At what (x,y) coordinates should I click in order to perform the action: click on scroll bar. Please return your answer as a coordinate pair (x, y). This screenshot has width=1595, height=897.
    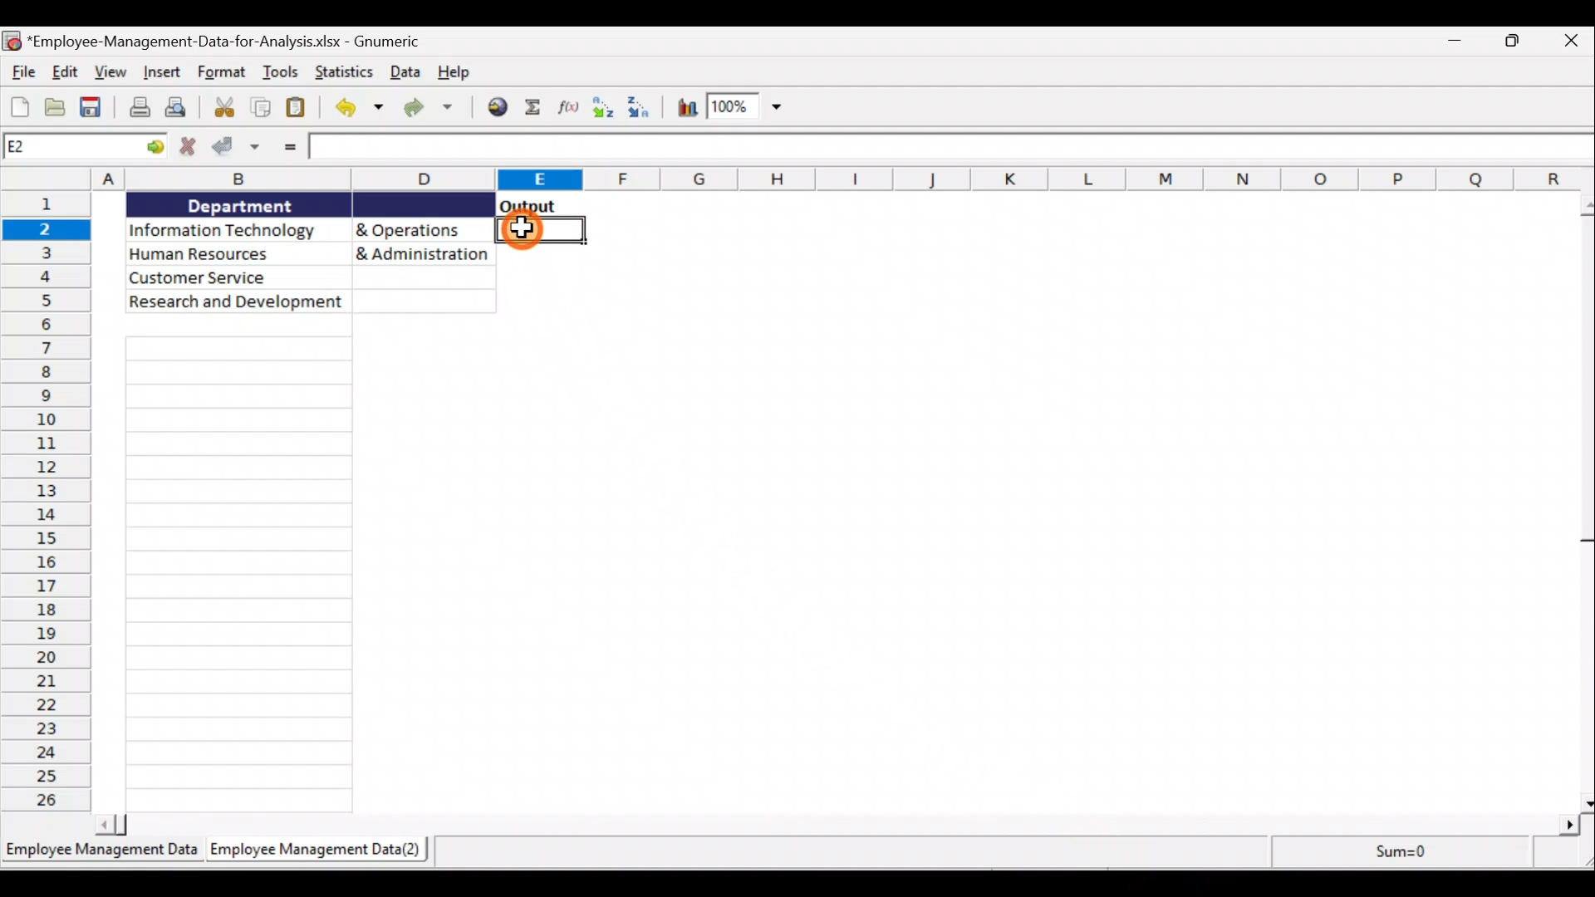
    Looking at the image, I should click on (1582, 500).